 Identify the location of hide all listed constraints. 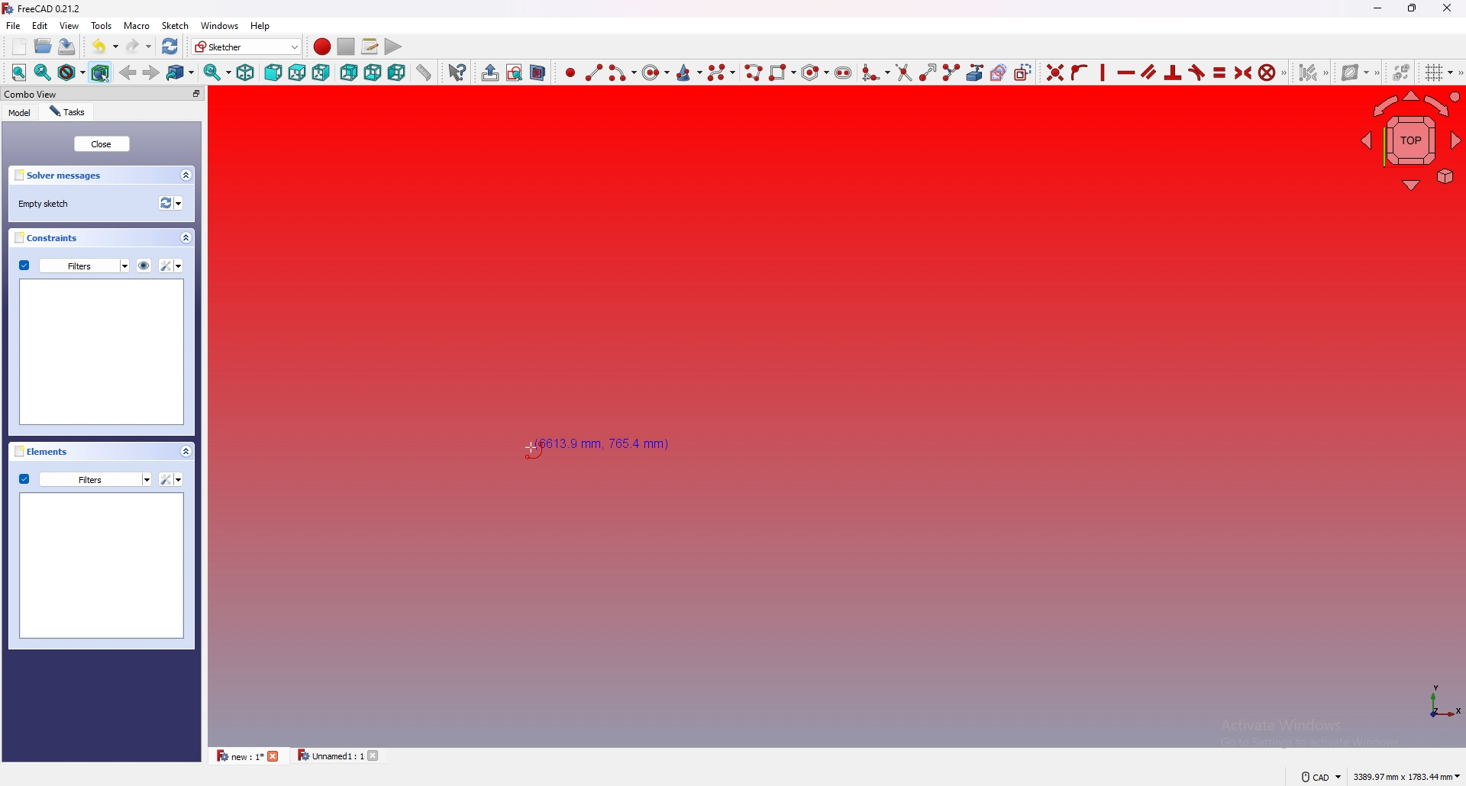
(144, 265).